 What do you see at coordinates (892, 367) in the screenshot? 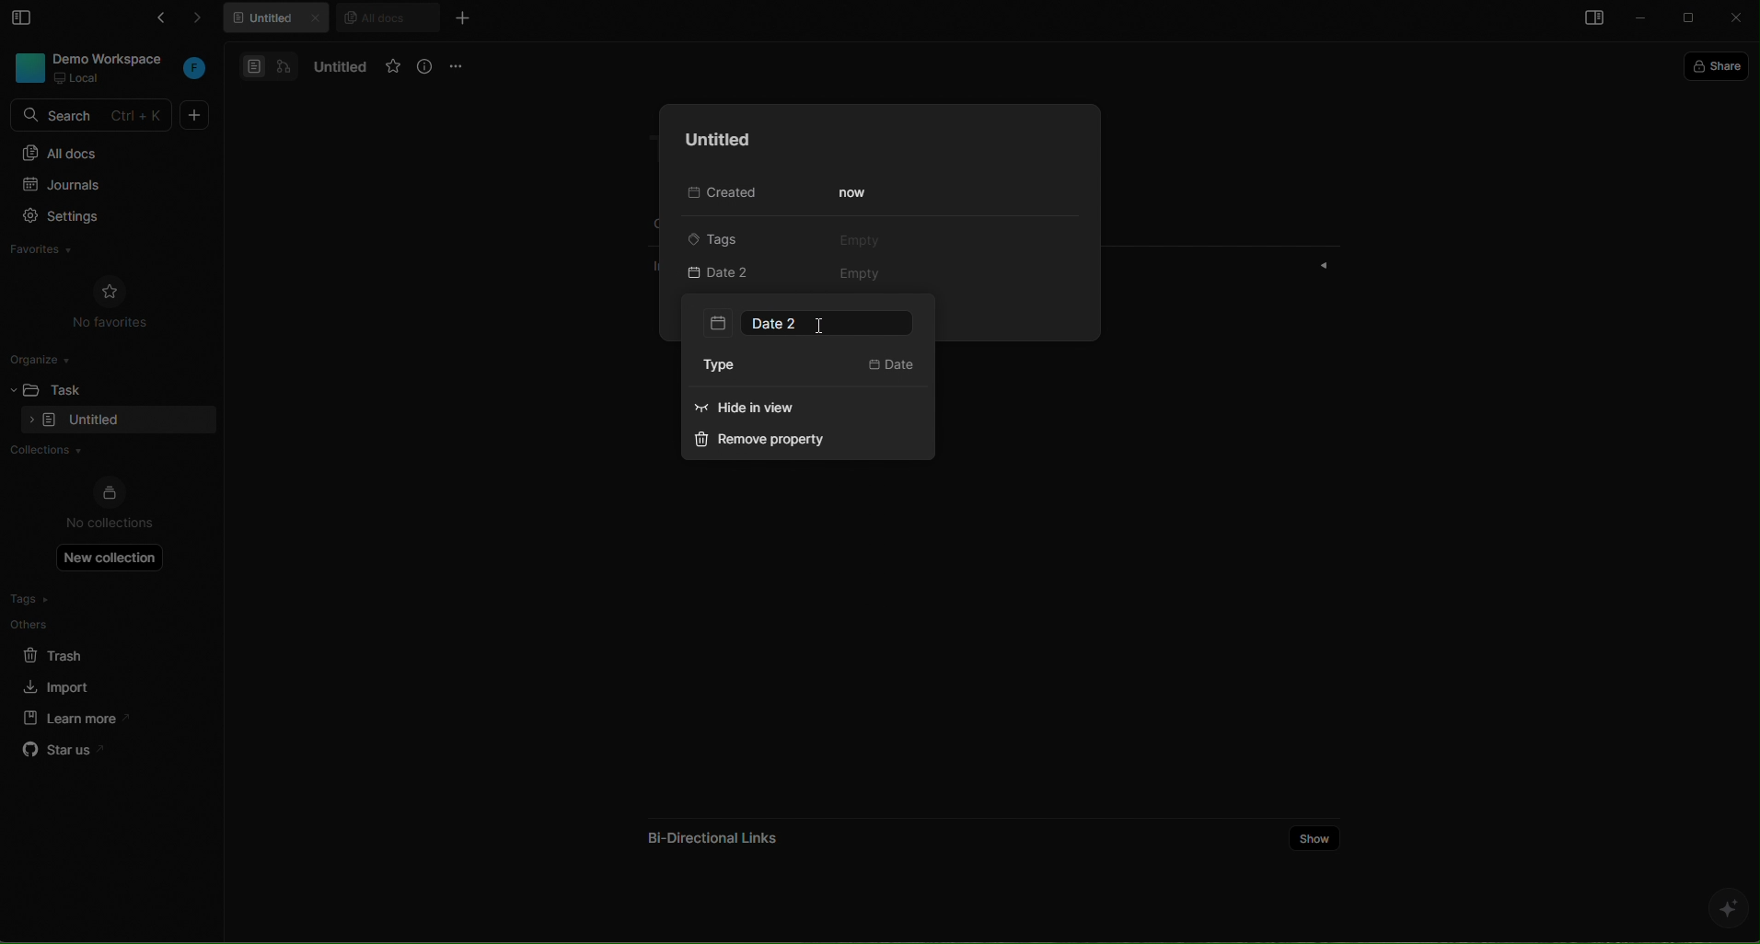
I see `date` at bounding box center [892, 367].